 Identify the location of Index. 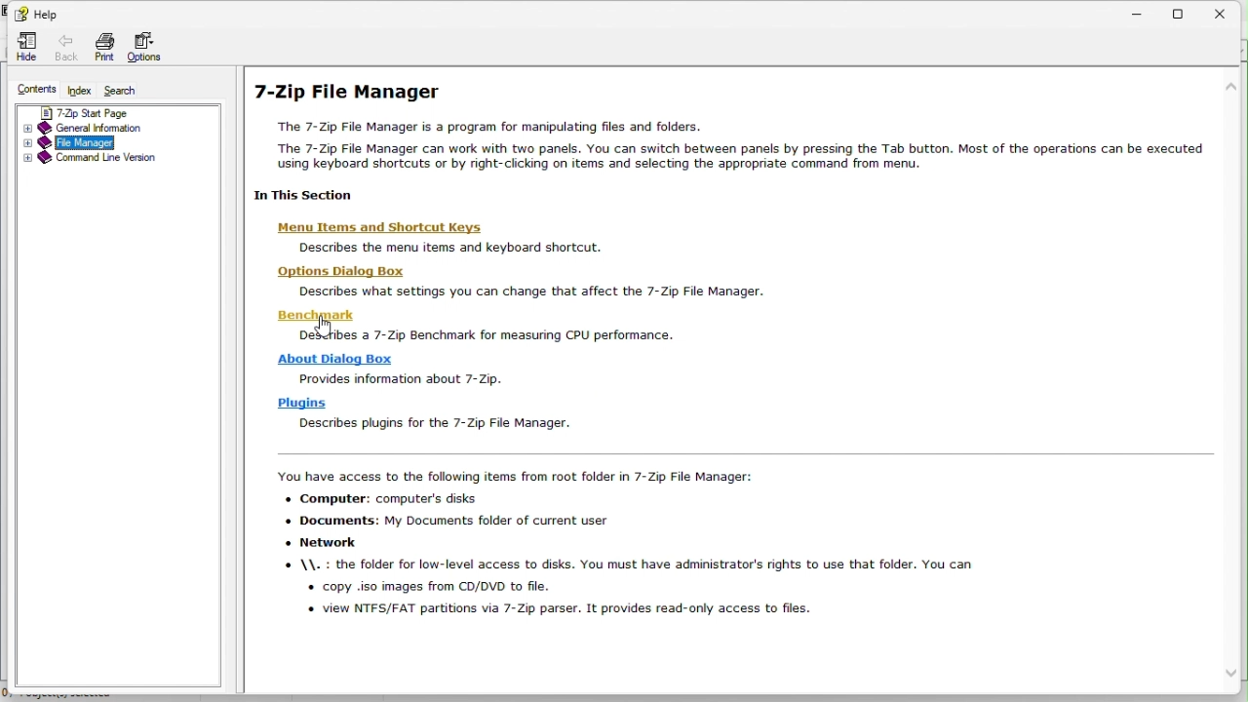
(80, 89).